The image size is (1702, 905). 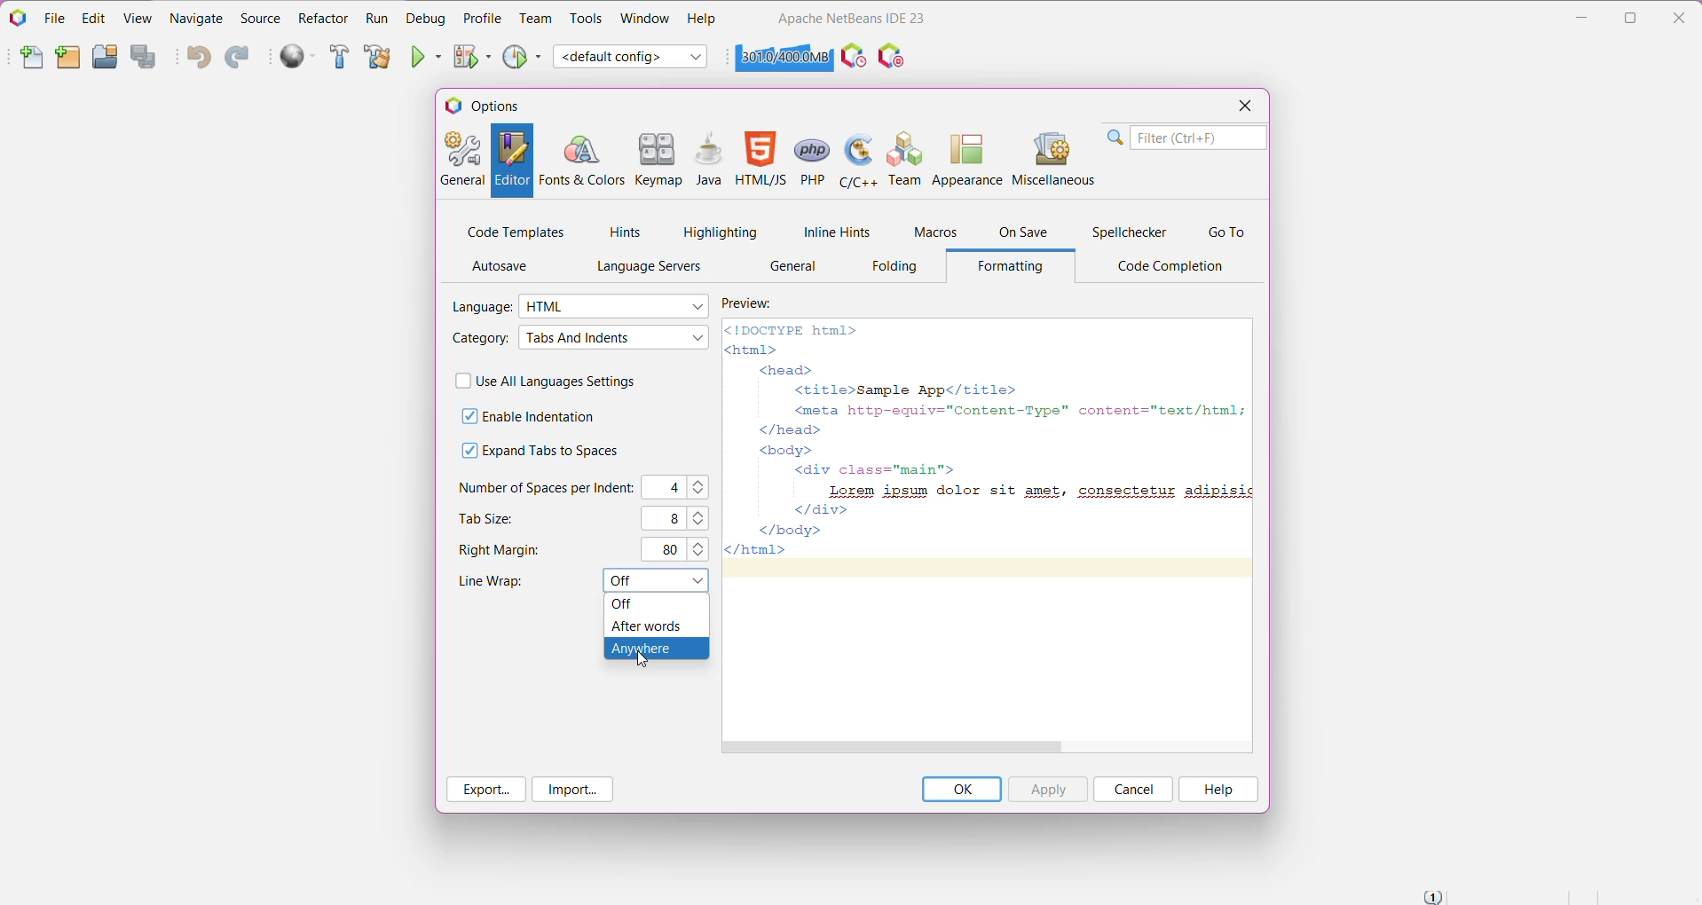 I want to click on Inline Hints, so click(x=834, y=232).